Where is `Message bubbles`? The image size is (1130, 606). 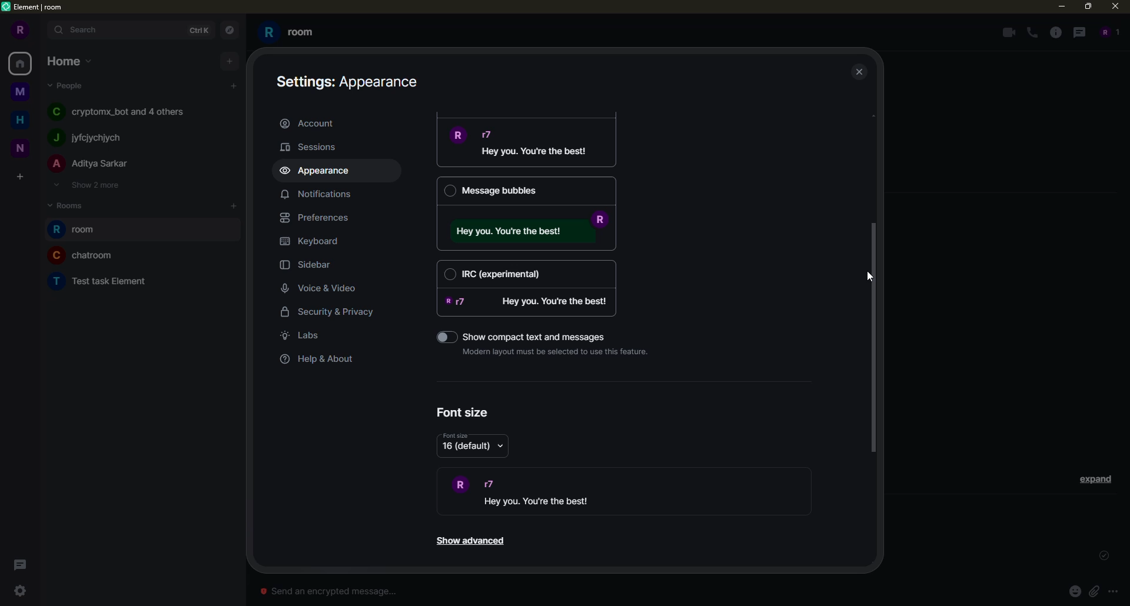
Message bubbles is located at coordinates (526, 191).